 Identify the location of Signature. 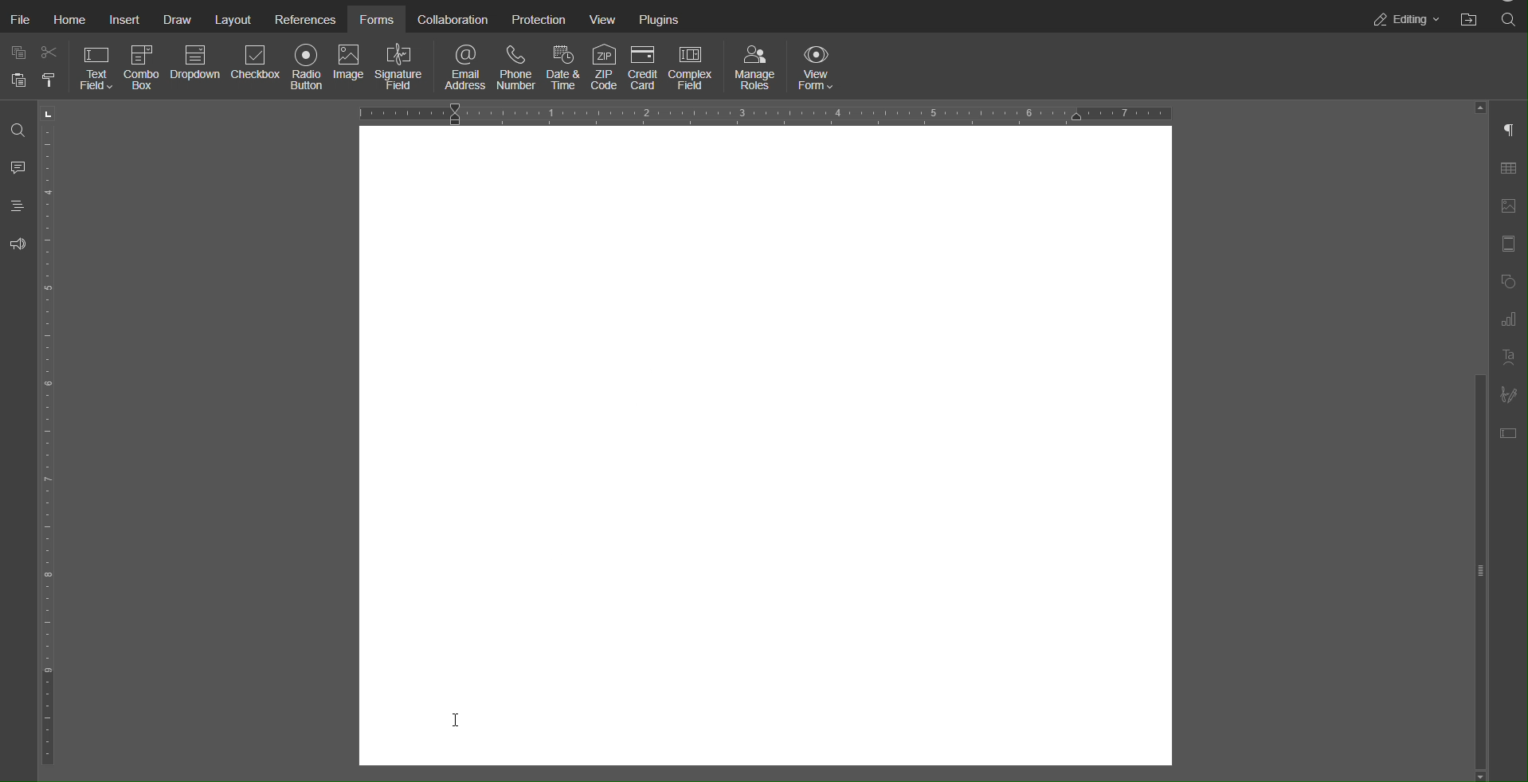
(1509, 394).